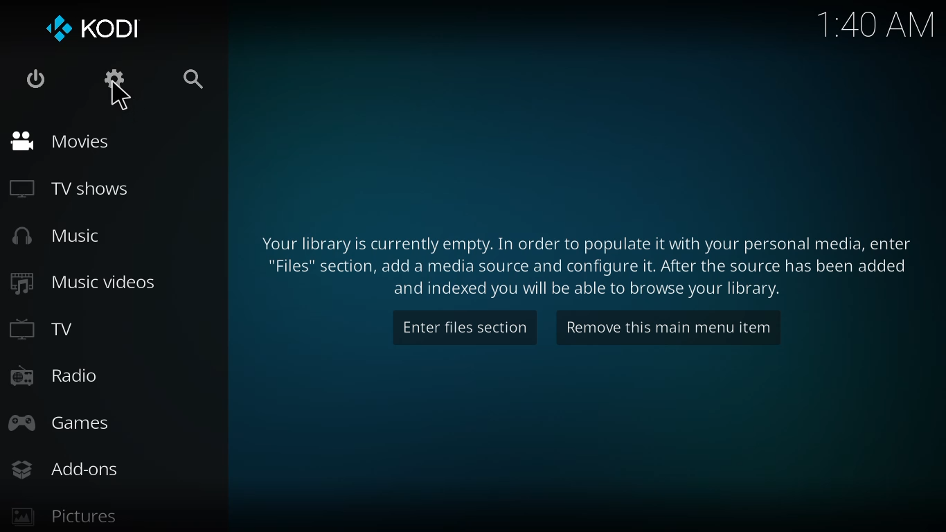  Describe the element at coordinates (119, 80) in the screenshot. I see `settings` at that location.